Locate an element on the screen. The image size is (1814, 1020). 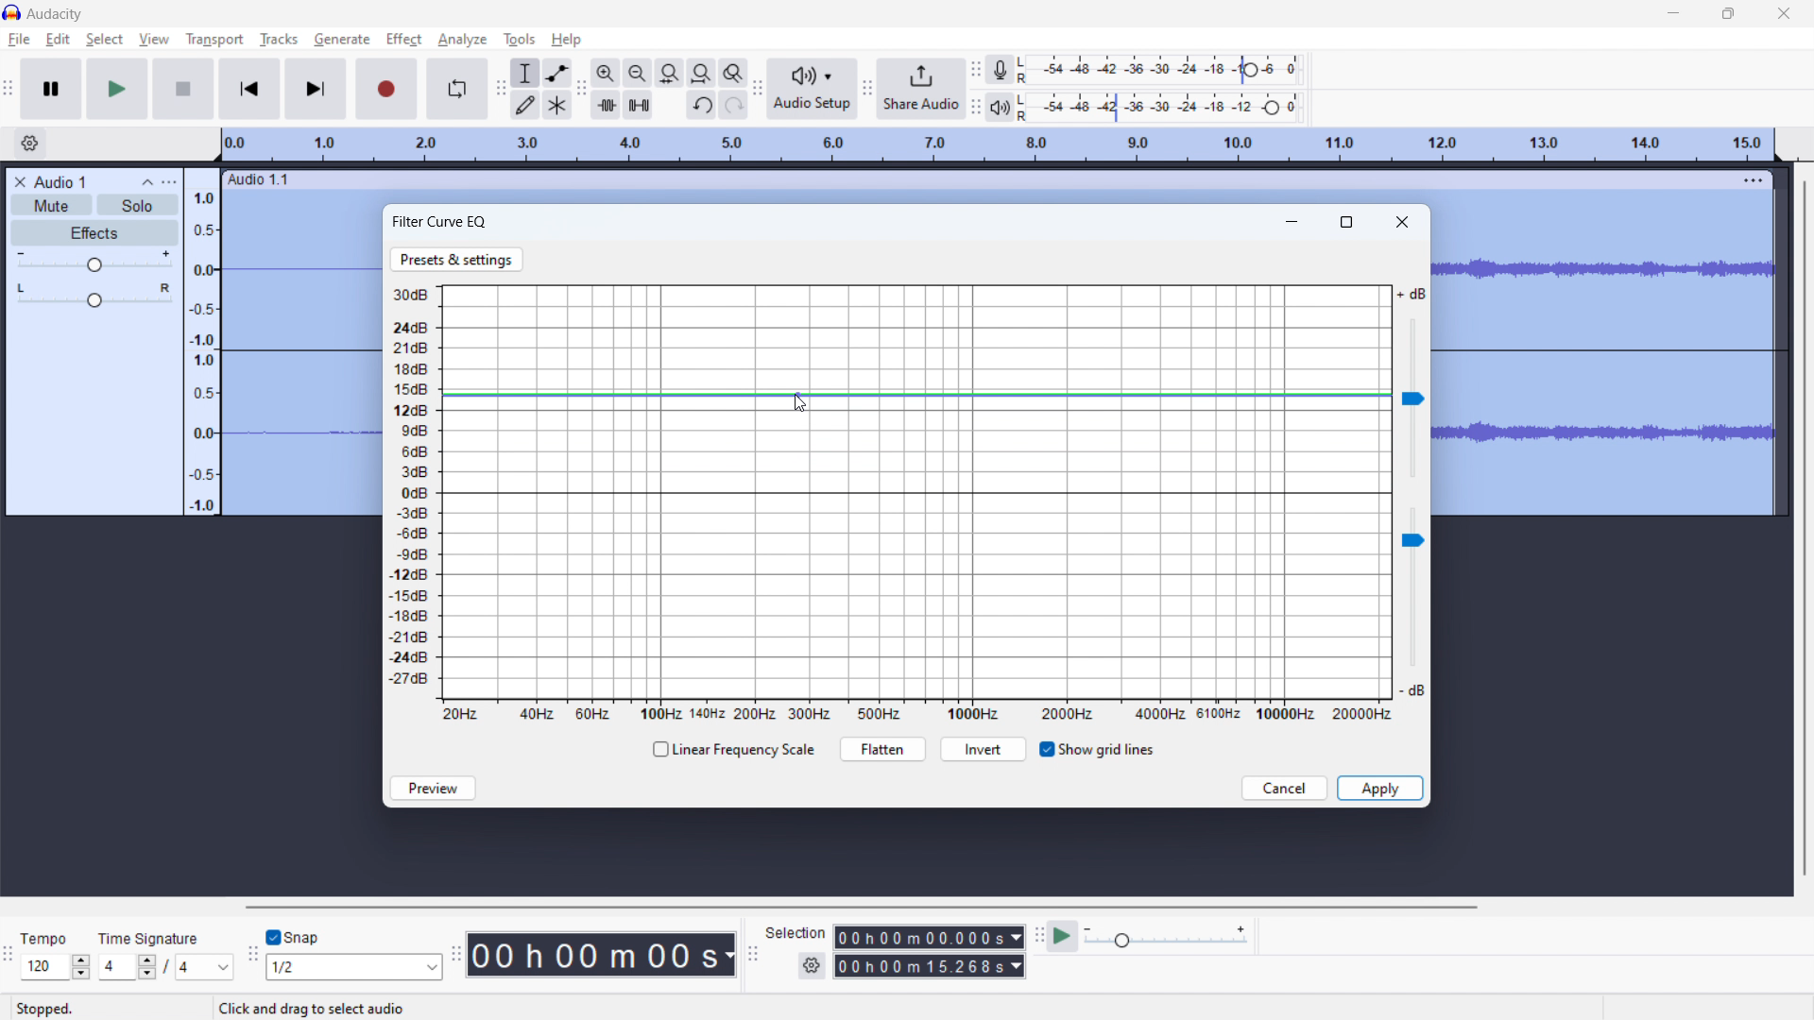
menu is located at coordinates (1754, 179).